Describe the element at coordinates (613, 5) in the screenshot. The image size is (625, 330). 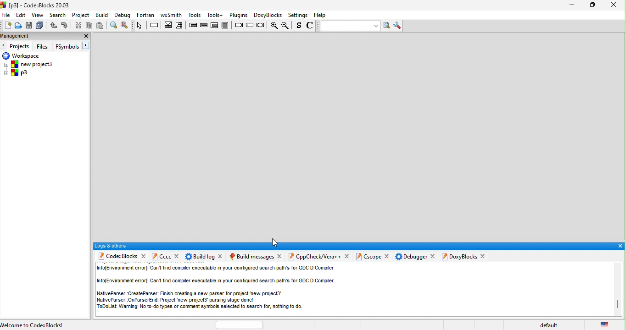
I see `close` at that location.